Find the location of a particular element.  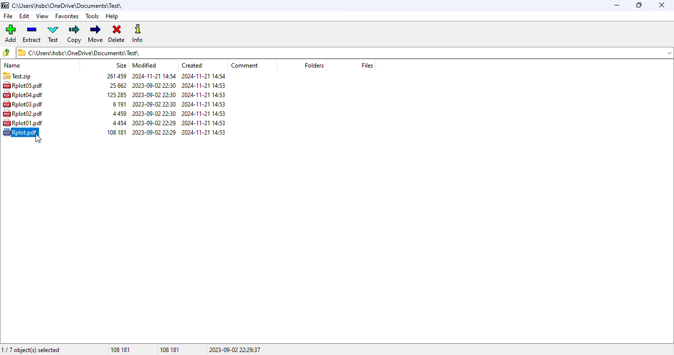

delete is located at coordinates (116, 34).